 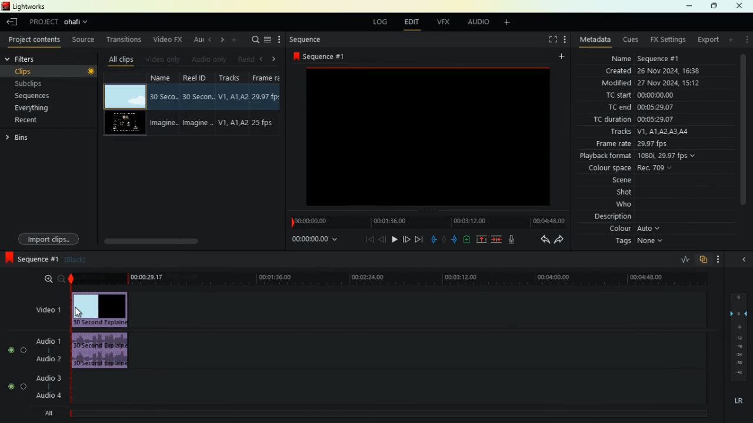 I want to click on au, so click(x=196, y=41).